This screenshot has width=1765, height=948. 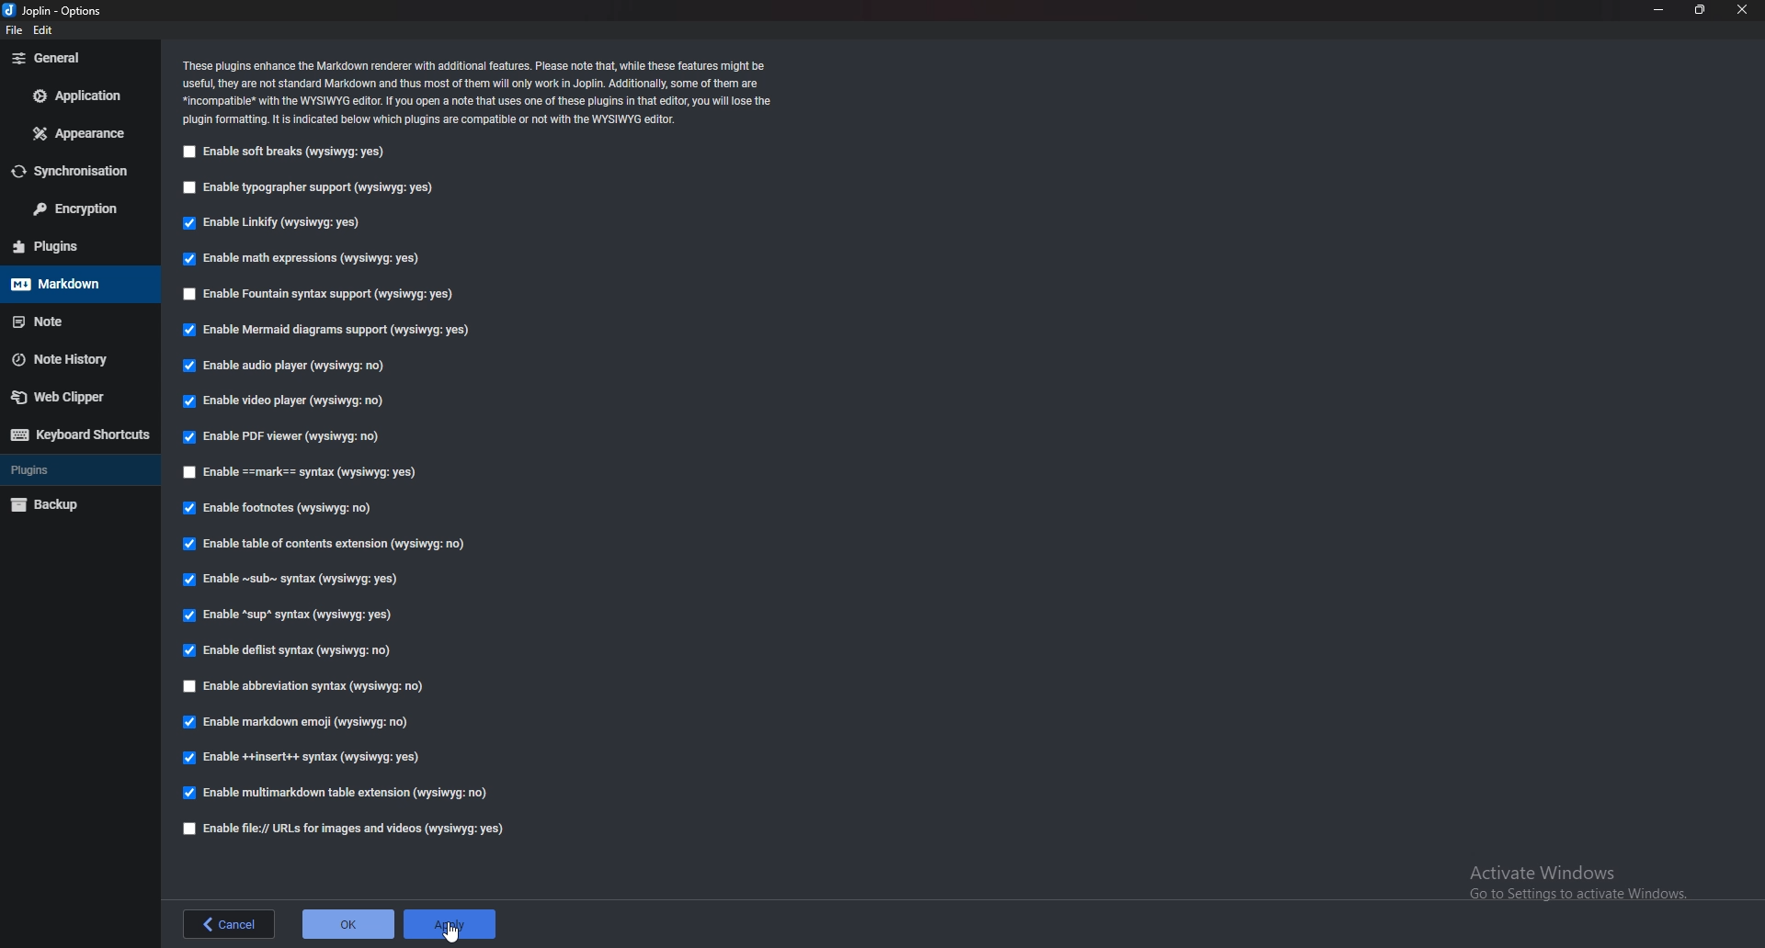 What do you see at coordinates (316, 687) in the screenshot?
I see `Enable abbrevation Syntax` at bounding box center [316, 687].